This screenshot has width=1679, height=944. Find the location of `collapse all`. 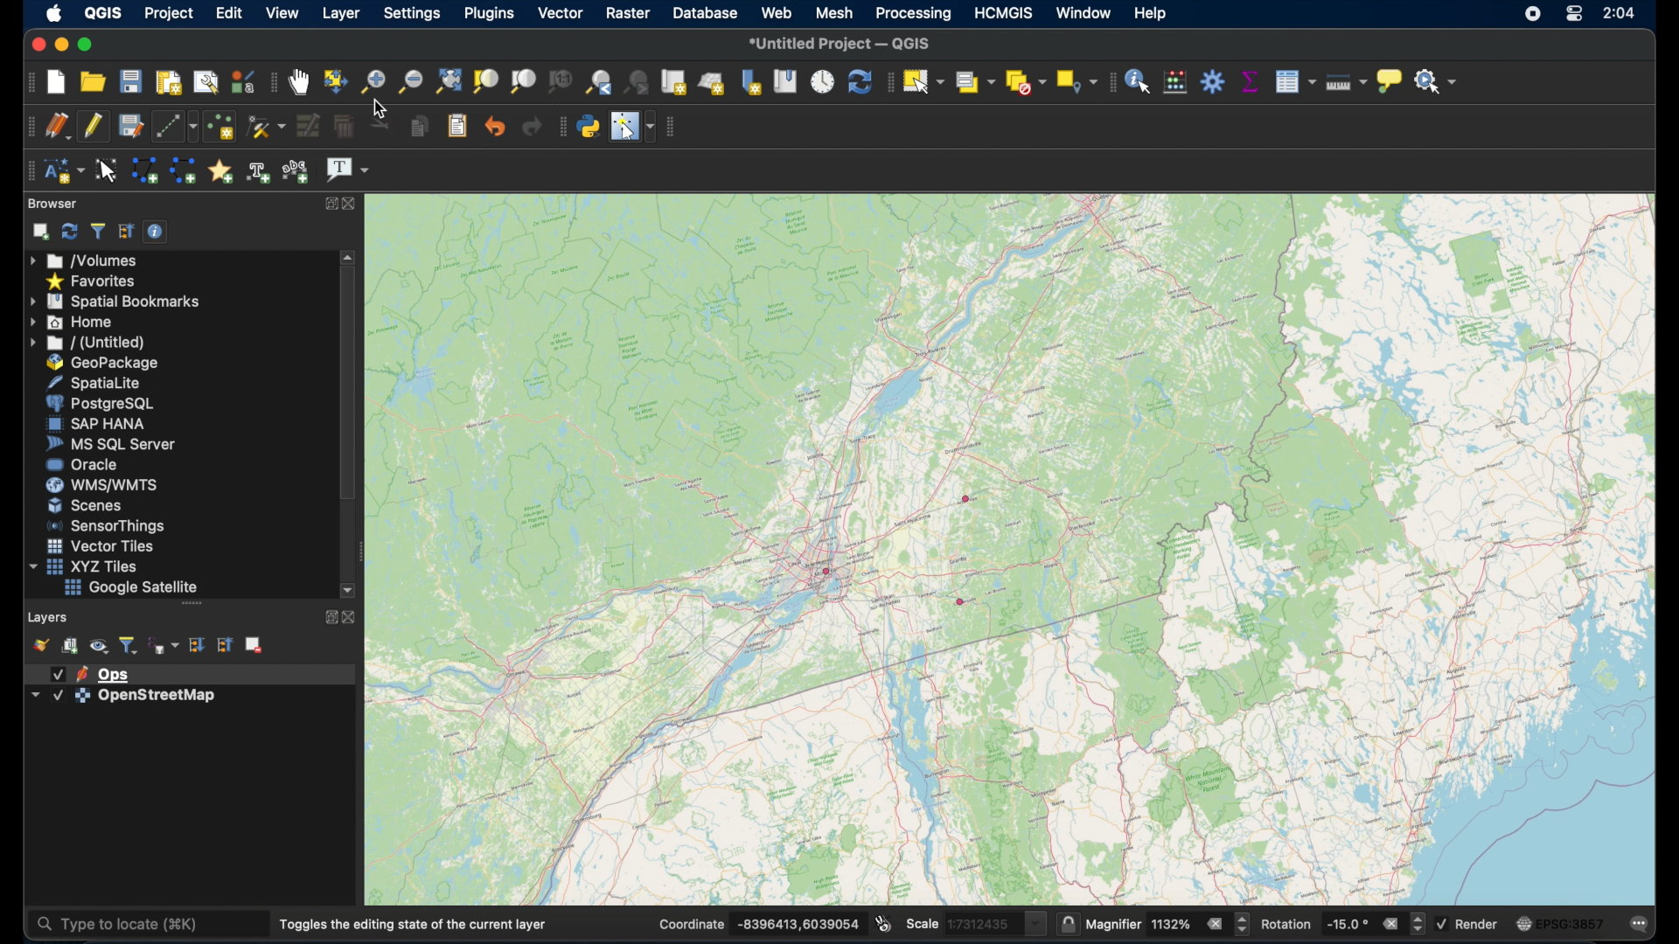

collapse all is located at coordinates (127, 232).